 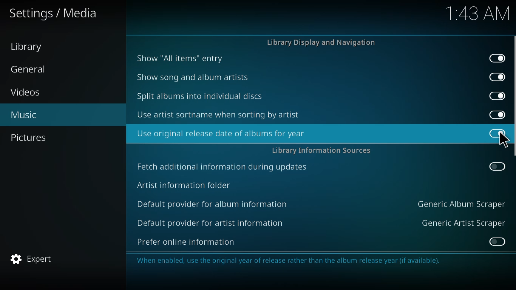 I want to click on pictures, so click(x=29, y=137).